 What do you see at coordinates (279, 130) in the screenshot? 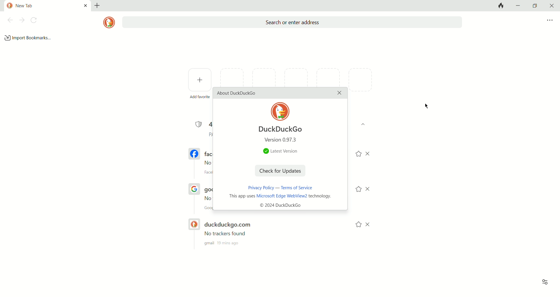
I see `DuckDuckGo` at bounding box center [279, 130].